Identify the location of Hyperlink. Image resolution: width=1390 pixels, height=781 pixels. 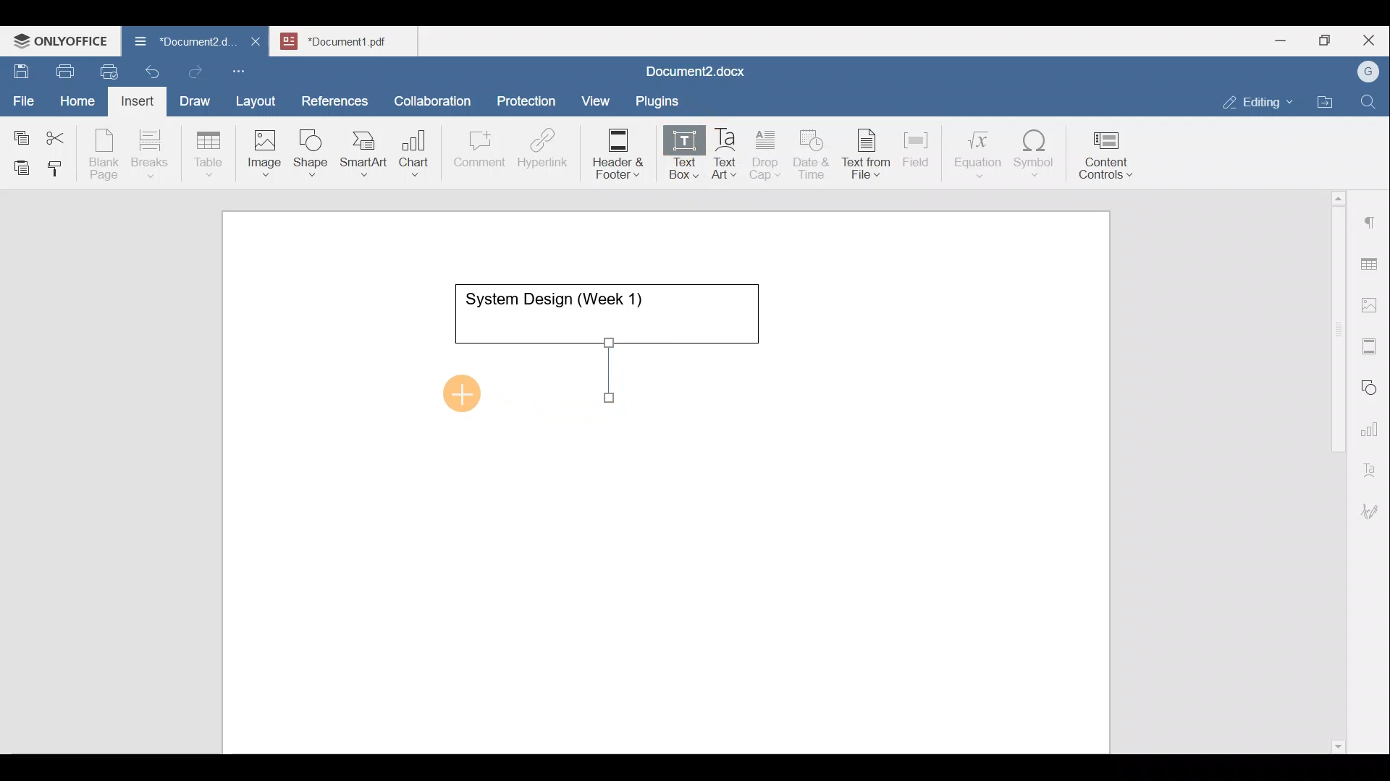
(547, 153).